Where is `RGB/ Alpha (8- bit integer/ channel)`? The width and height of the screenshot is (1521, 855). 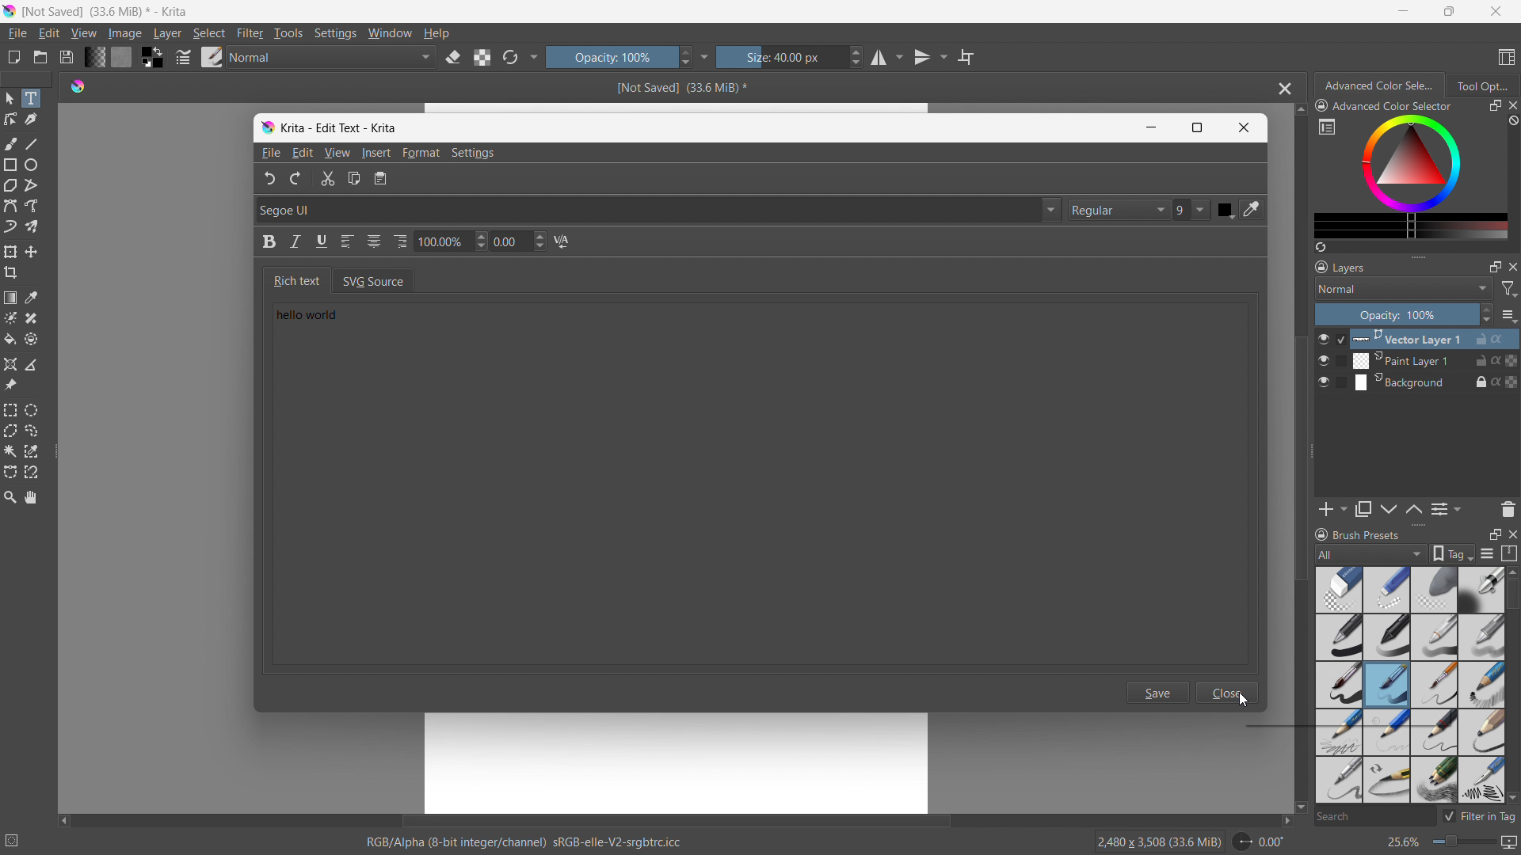
RGB/ Alpha (8- bit integer/ channel) is located at coordinates (524, 844).